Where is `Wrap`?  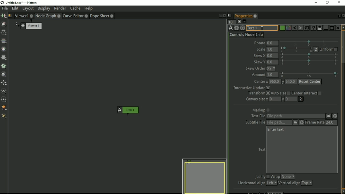 Wrap is located at coordinates (275, 176).